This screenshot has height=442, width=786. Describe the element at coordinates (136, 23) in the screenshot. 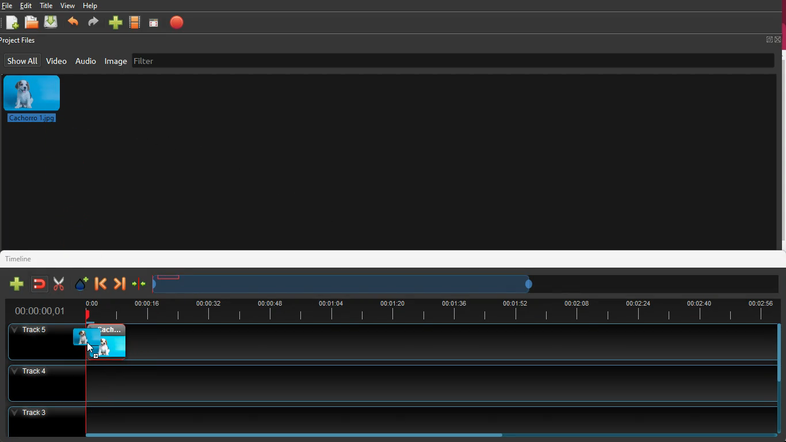

I see `video` at that location.